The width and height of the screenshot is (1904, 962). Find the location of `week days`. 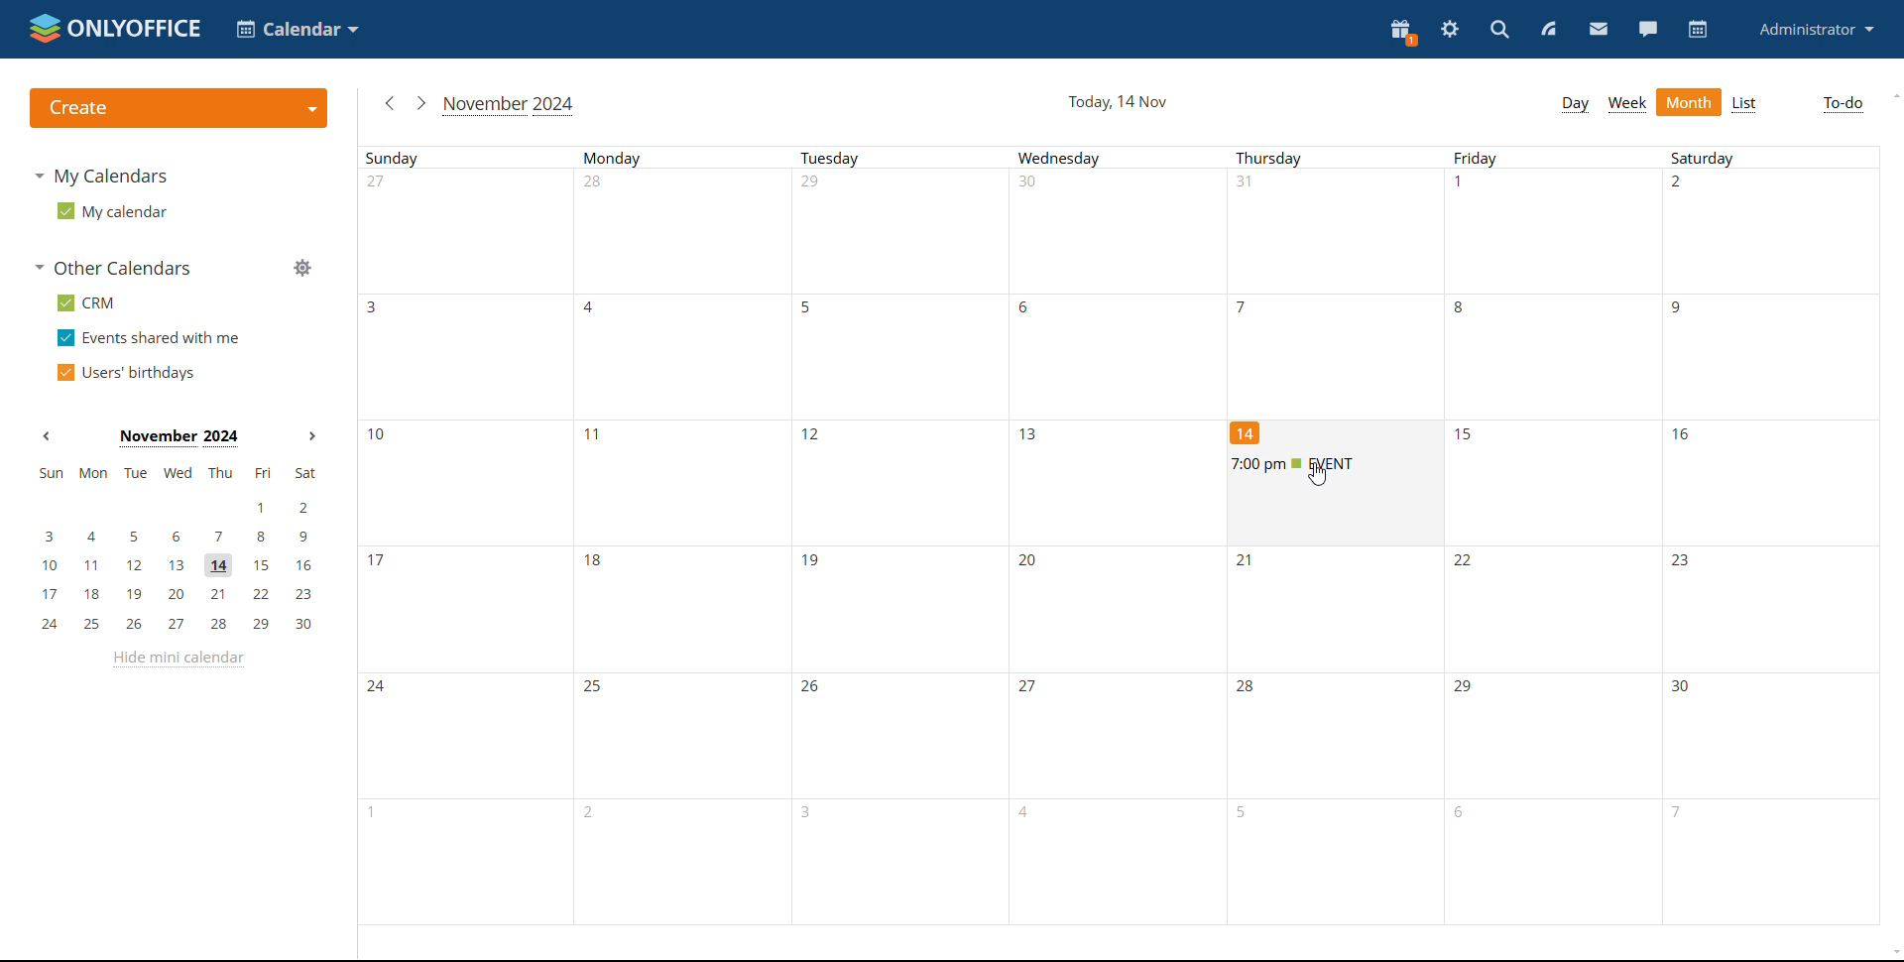

week days is located at coordinates (1118, 155).